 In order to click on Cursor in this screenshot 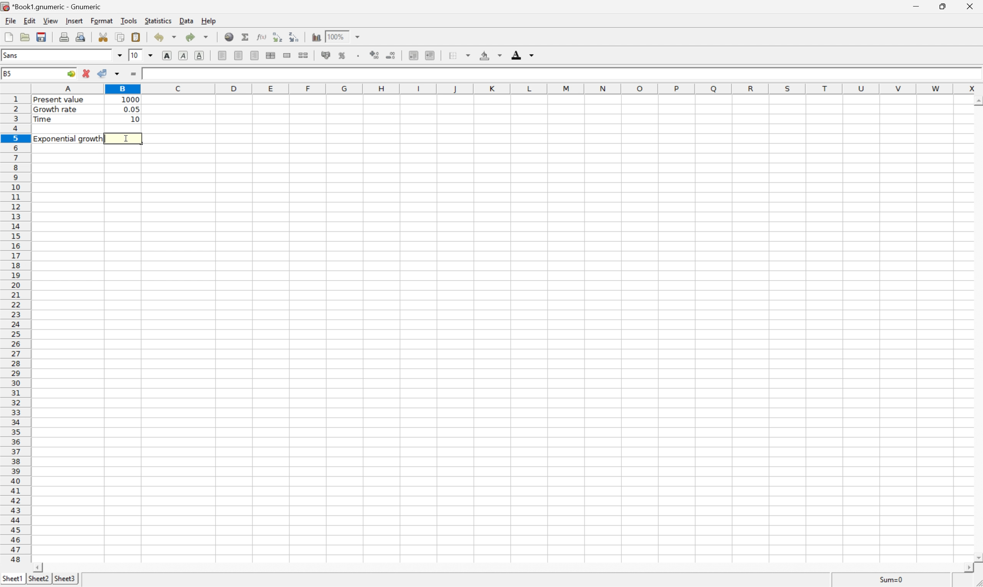, I will do `click(127, 139)`.